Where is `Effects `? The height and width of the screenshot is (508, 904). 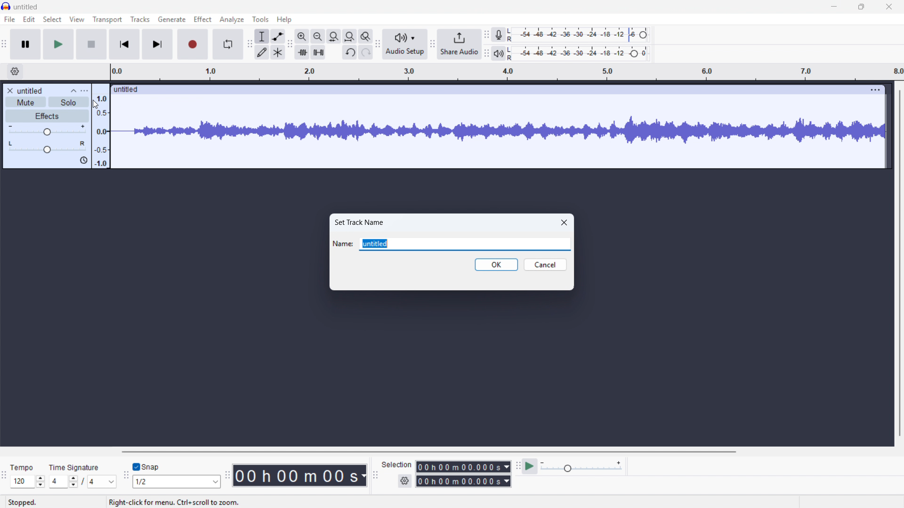
Effects  is located at coordinates (47, 116).